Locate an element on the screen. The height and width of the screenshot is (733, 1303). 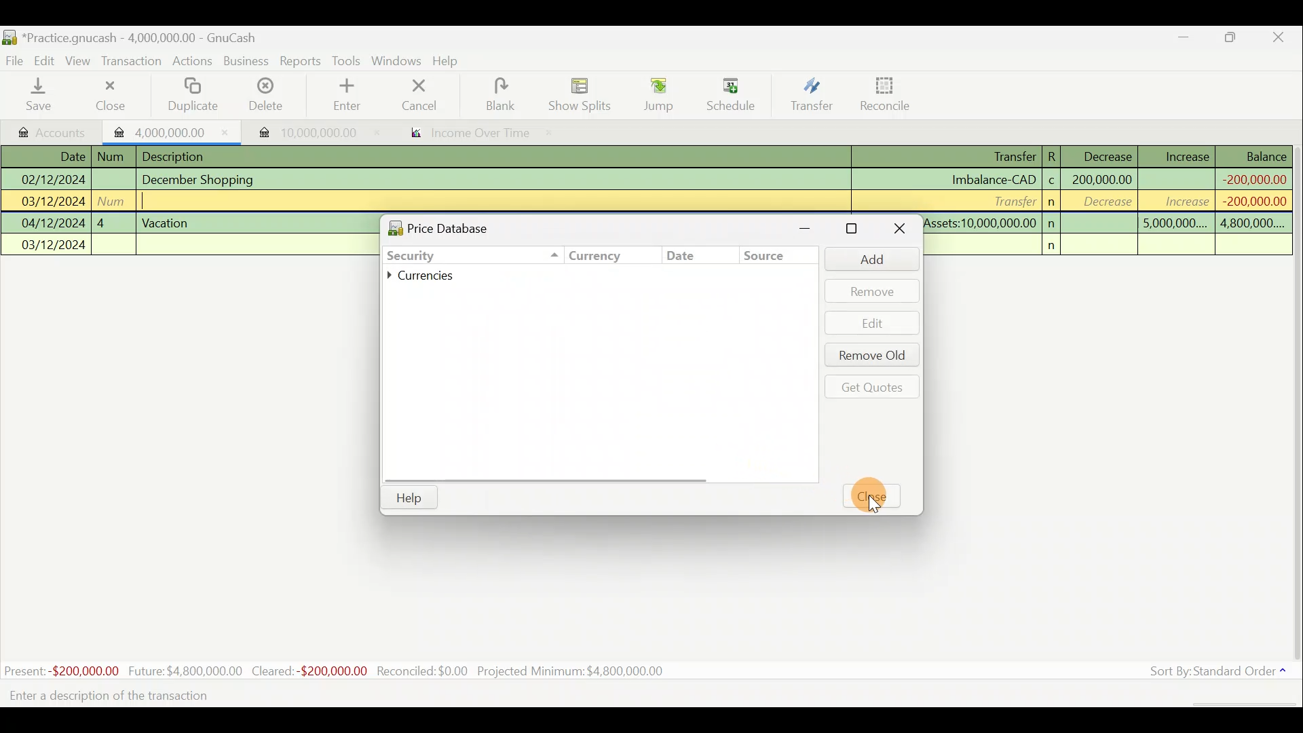
Close is located at coordinates (1283, 37).